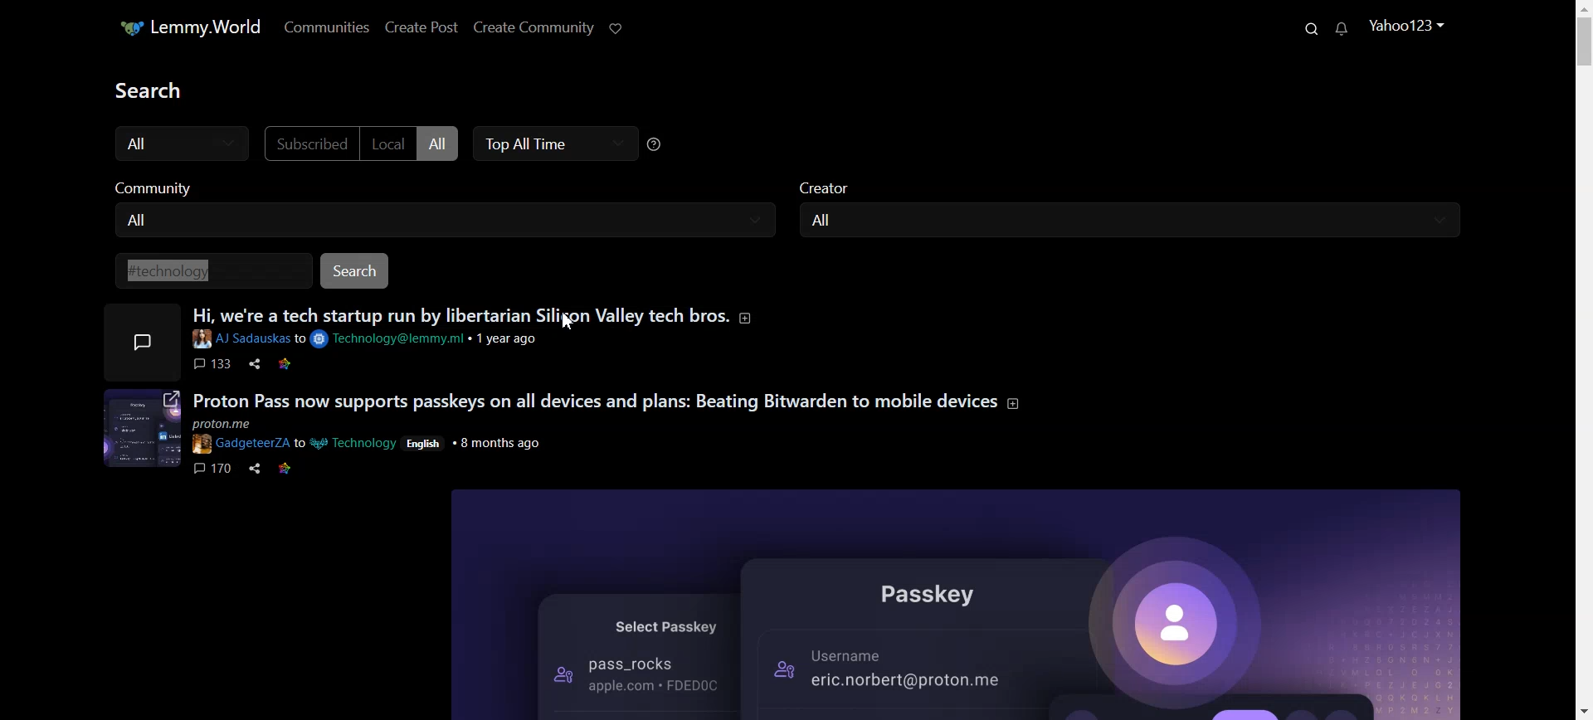 This screenshot has height=720, width=1593. What do you see at coordinates (593, 401) in the screenshot?
I see `Proton pass now supports passkey on all devices and plans: Beating bitwarden to mobile devices.` at bounding box center [593, 401].